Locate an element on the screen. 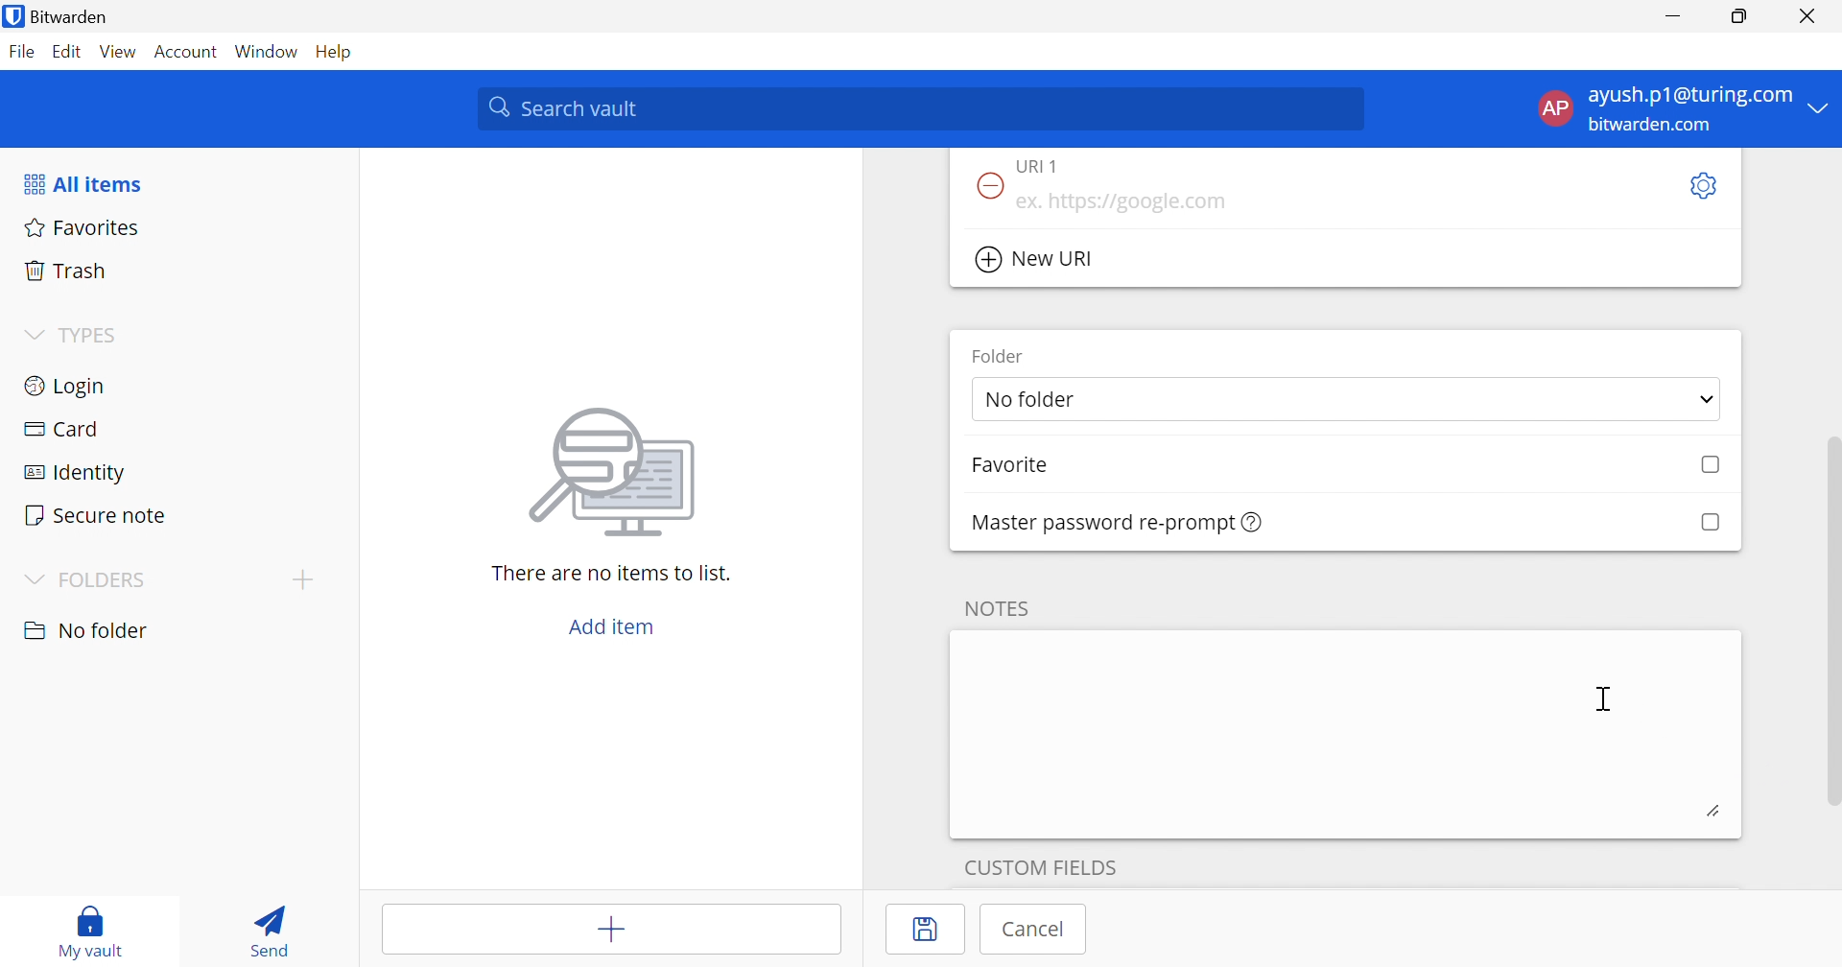  Send is located at coordinates (264, 927).